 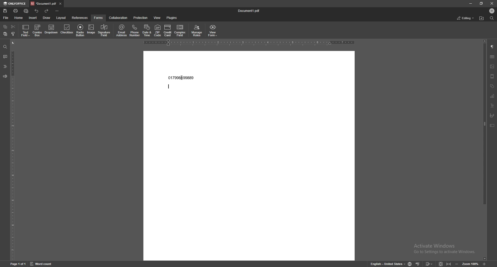 What do you see at coordinates (99, 18) in the screenshot?
I see `forms` at bounding box center [99, 18].